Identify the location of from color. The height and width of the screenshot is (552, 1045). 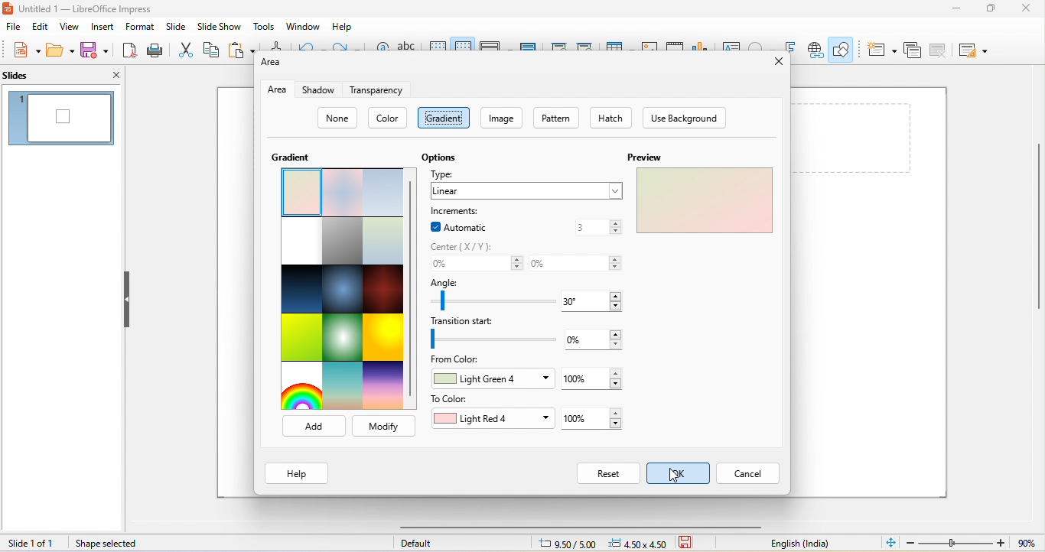
(460, 360).